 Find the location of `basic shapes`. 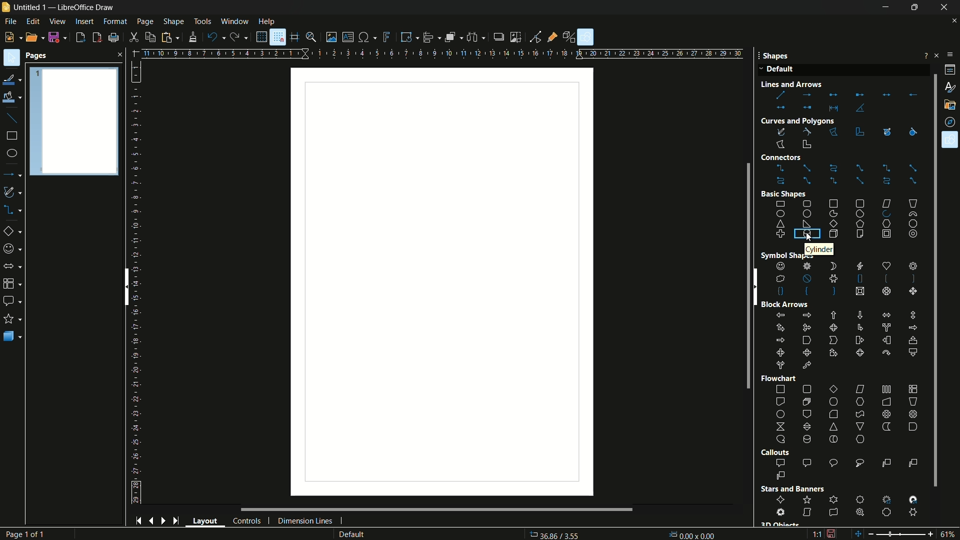

basic shapes is located at coordinates (847, 218).